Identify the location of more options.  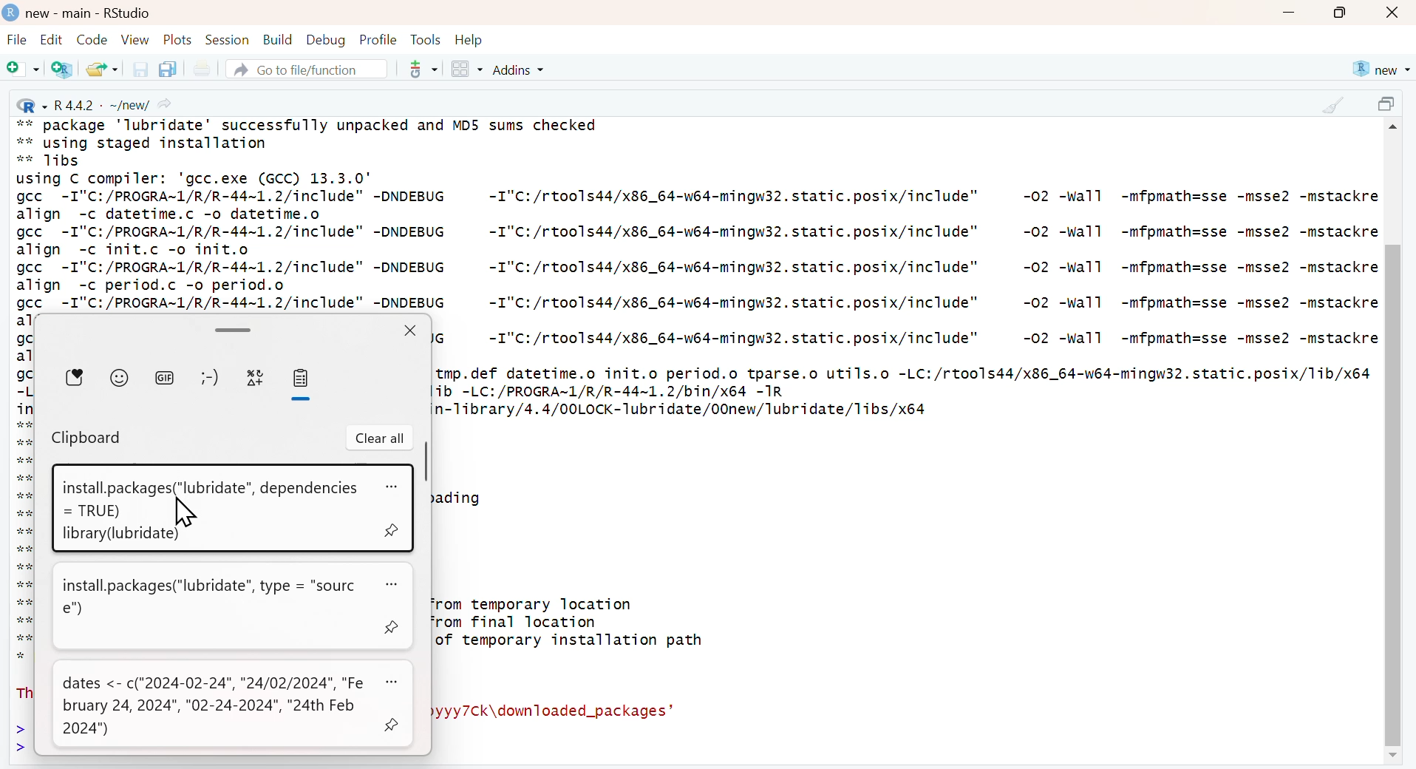
(394, 488).